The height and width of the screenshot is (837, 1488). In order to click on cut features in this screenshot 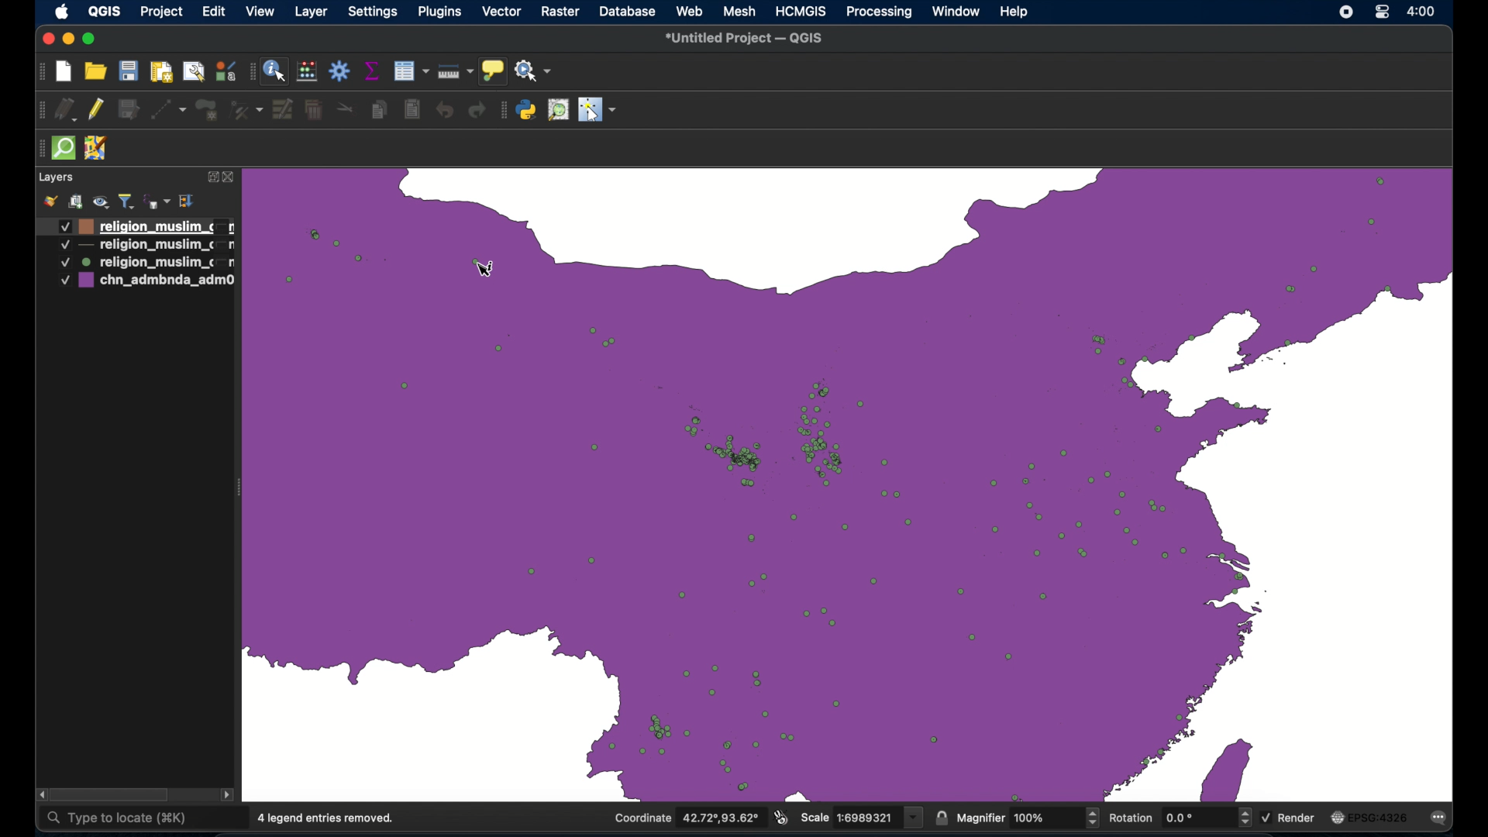, I will do `click(346, 108)`.